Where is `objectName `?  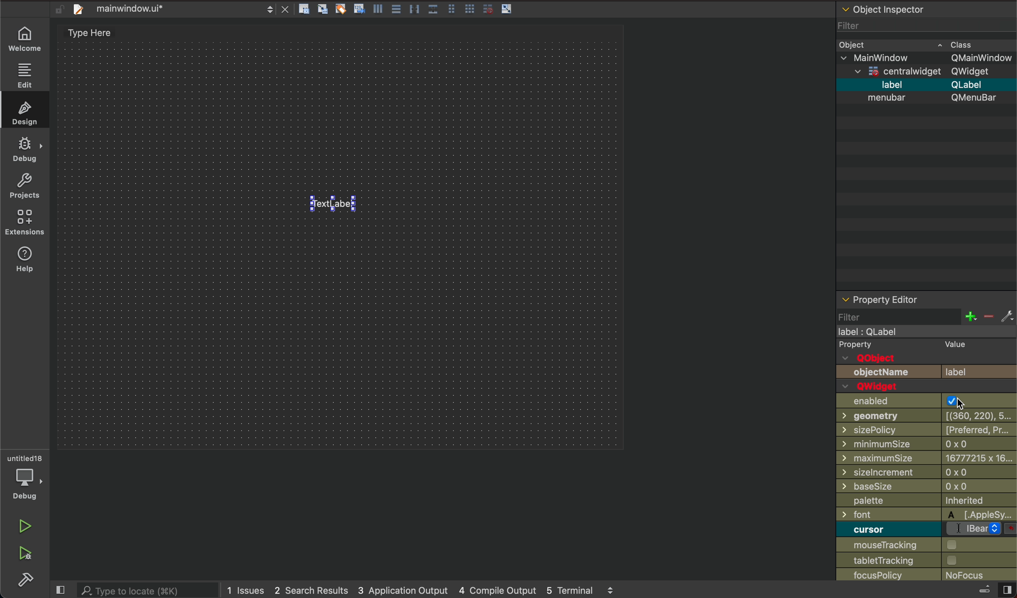 objectName  is located at coordinates (885, 372).